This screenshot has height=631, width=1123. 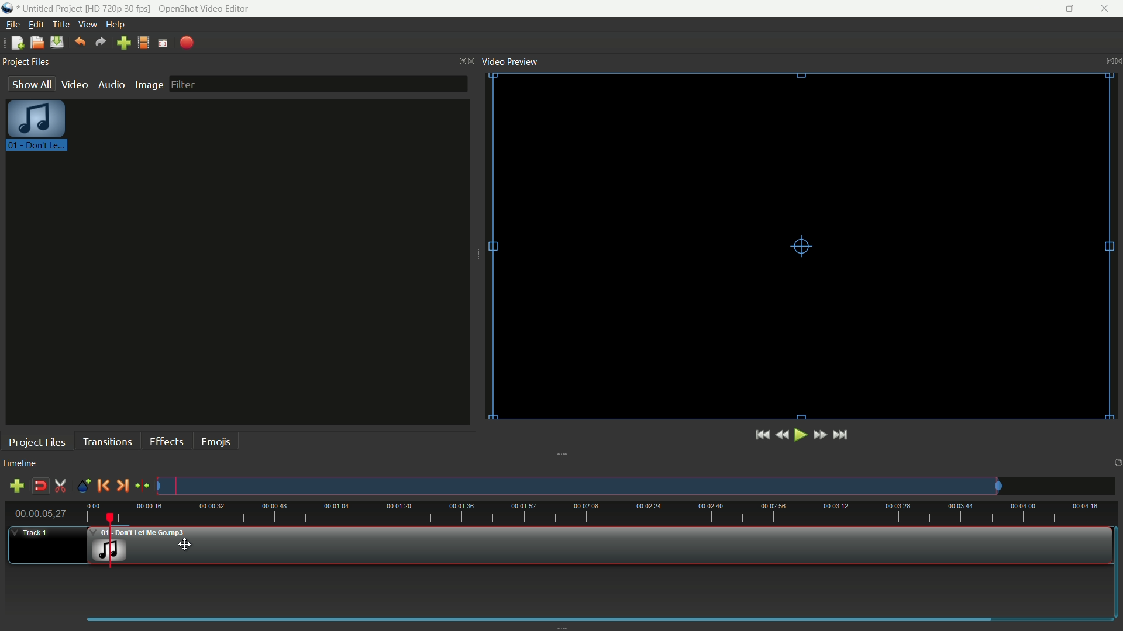 What do you see at coordinates (513, 61) in the screenshot?
I see `video preview` at bounding box center [513, 61].